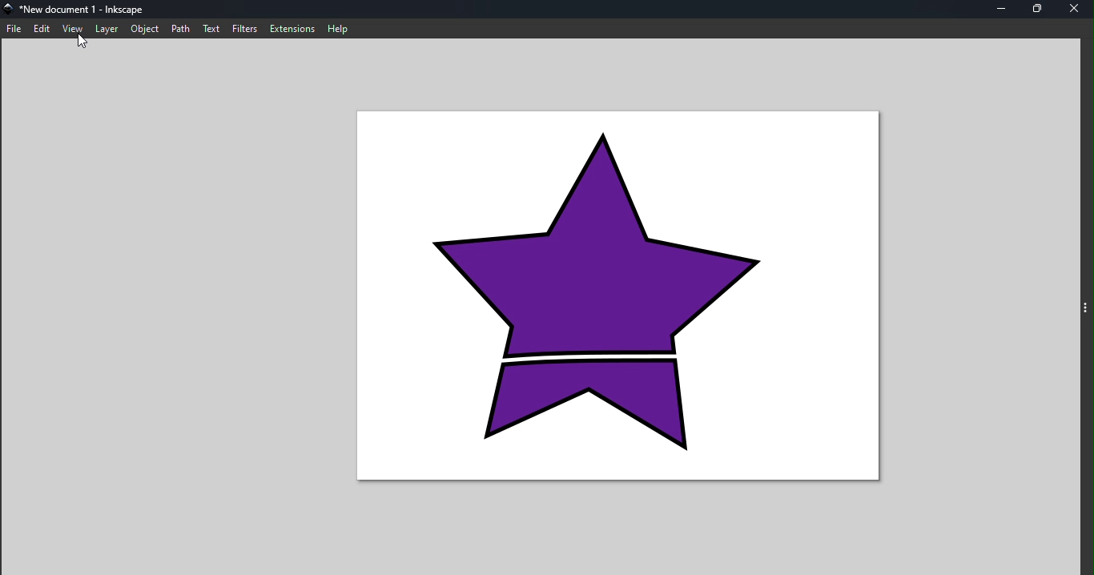 The height and width of the screenshot is (575, 1094). I want to click on File name, so click(81, 10).